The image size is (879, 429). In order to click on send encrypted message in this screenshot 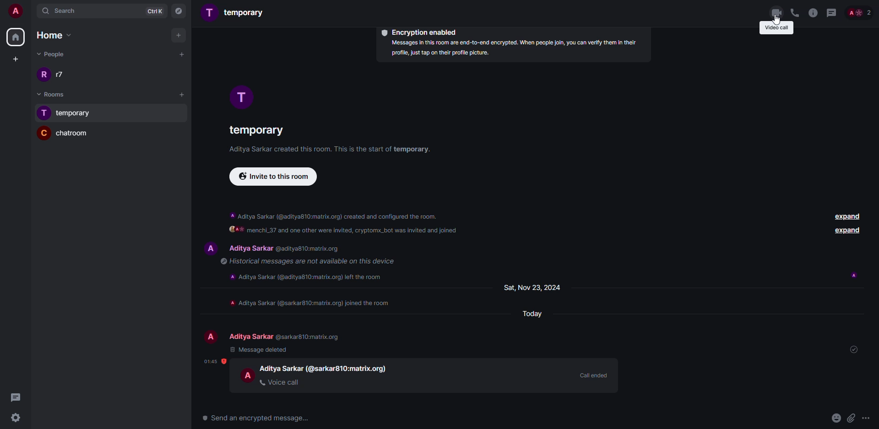, I will do `click(257, 417)`.